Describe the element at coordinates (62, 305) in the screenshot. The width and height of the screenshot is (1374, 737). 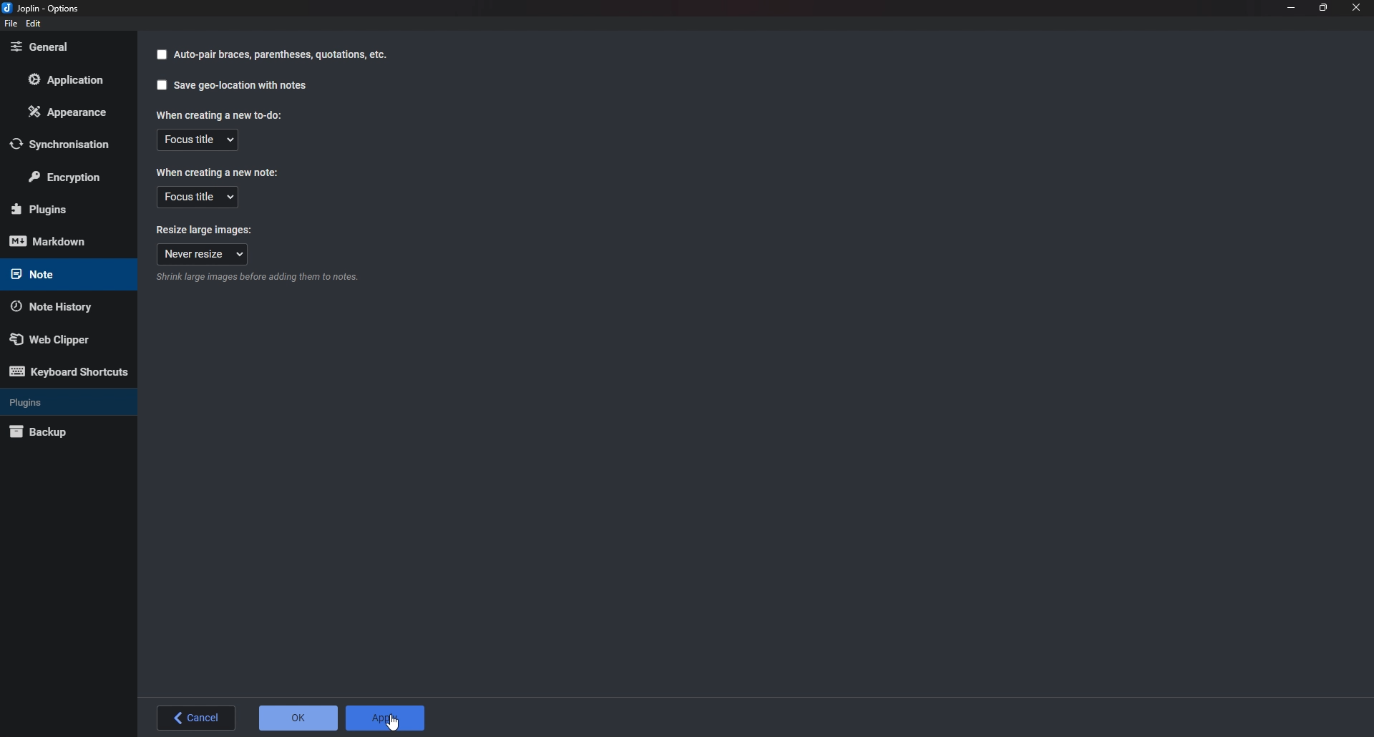
I see `Note history` at that location.